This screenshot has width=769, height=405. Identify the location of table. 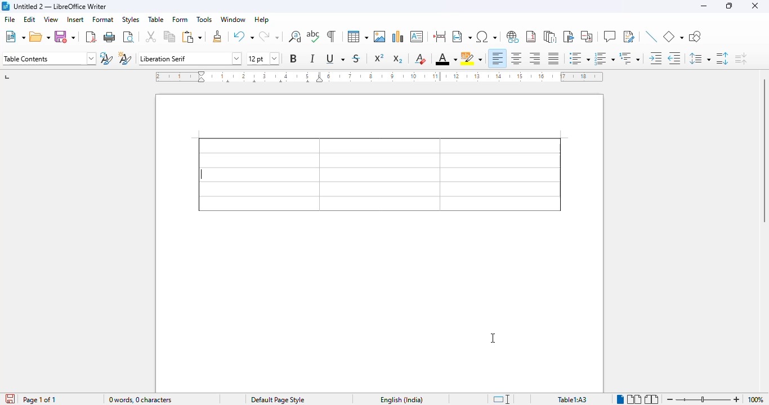
(357, 37).